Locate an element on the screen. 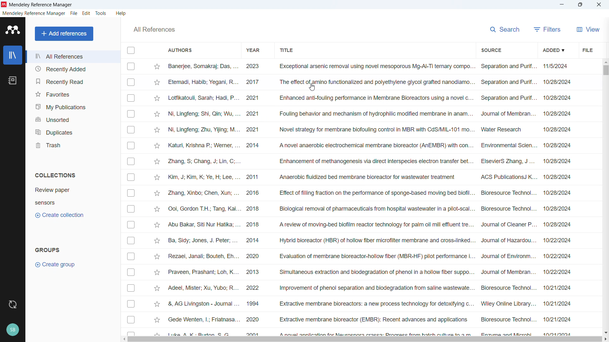  Scroll right  is located at coordinates (605, 339).